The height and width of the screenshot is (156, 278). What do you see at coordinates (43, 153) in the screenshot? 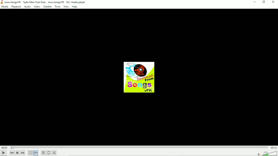
I see `Toggle playlist` at bounding box center [43, 153].